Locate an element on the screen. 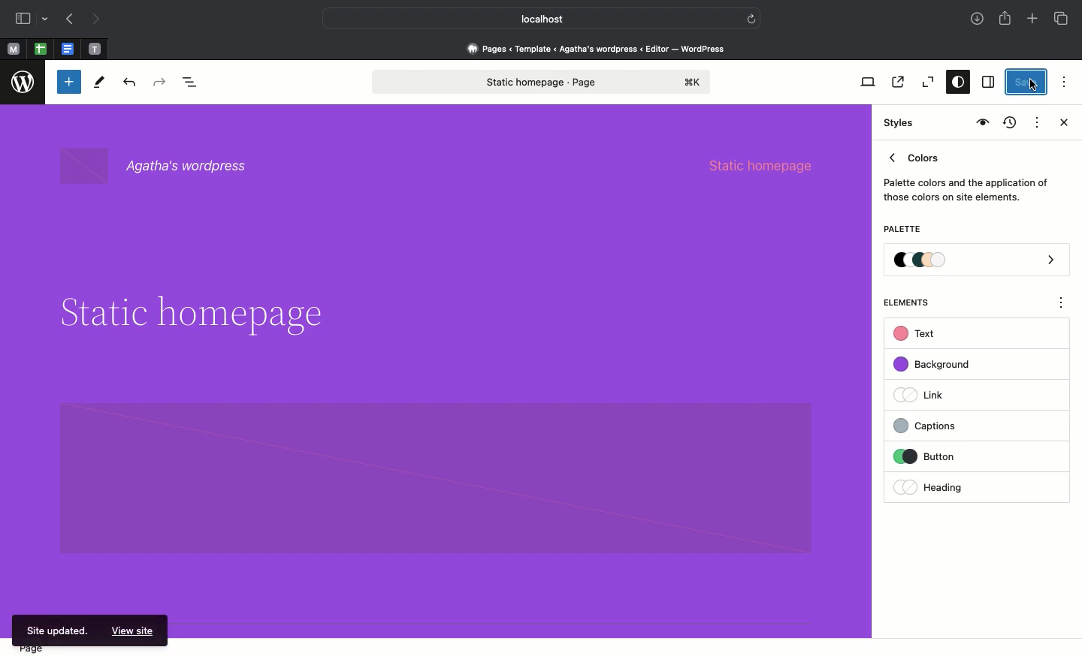 The width and height of the screenshot is (1082, 656). cursor is located at coordinates (1033, 86).